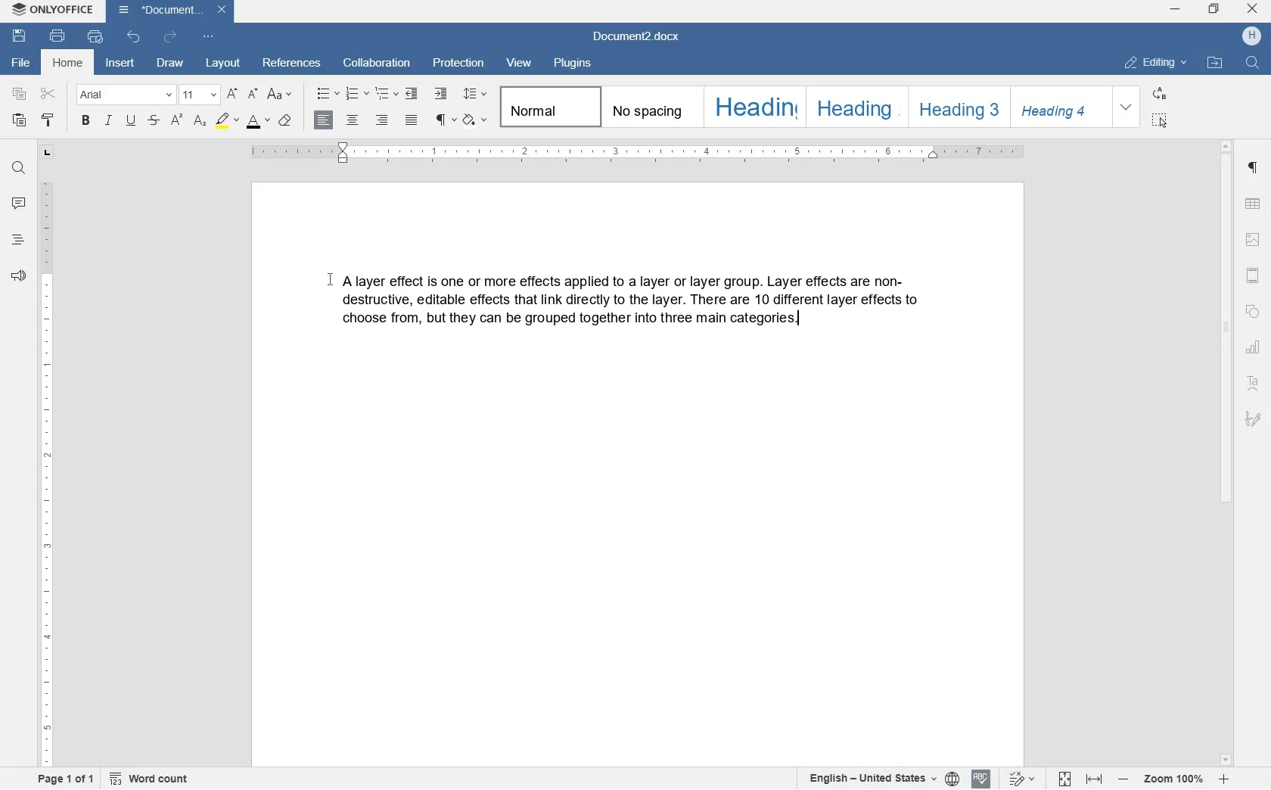 This screenshot has width=1271, height=790. What do you see at coordinates (1254, 10) in the screenshot?
I see `close` at bounding box center [1254, 10].